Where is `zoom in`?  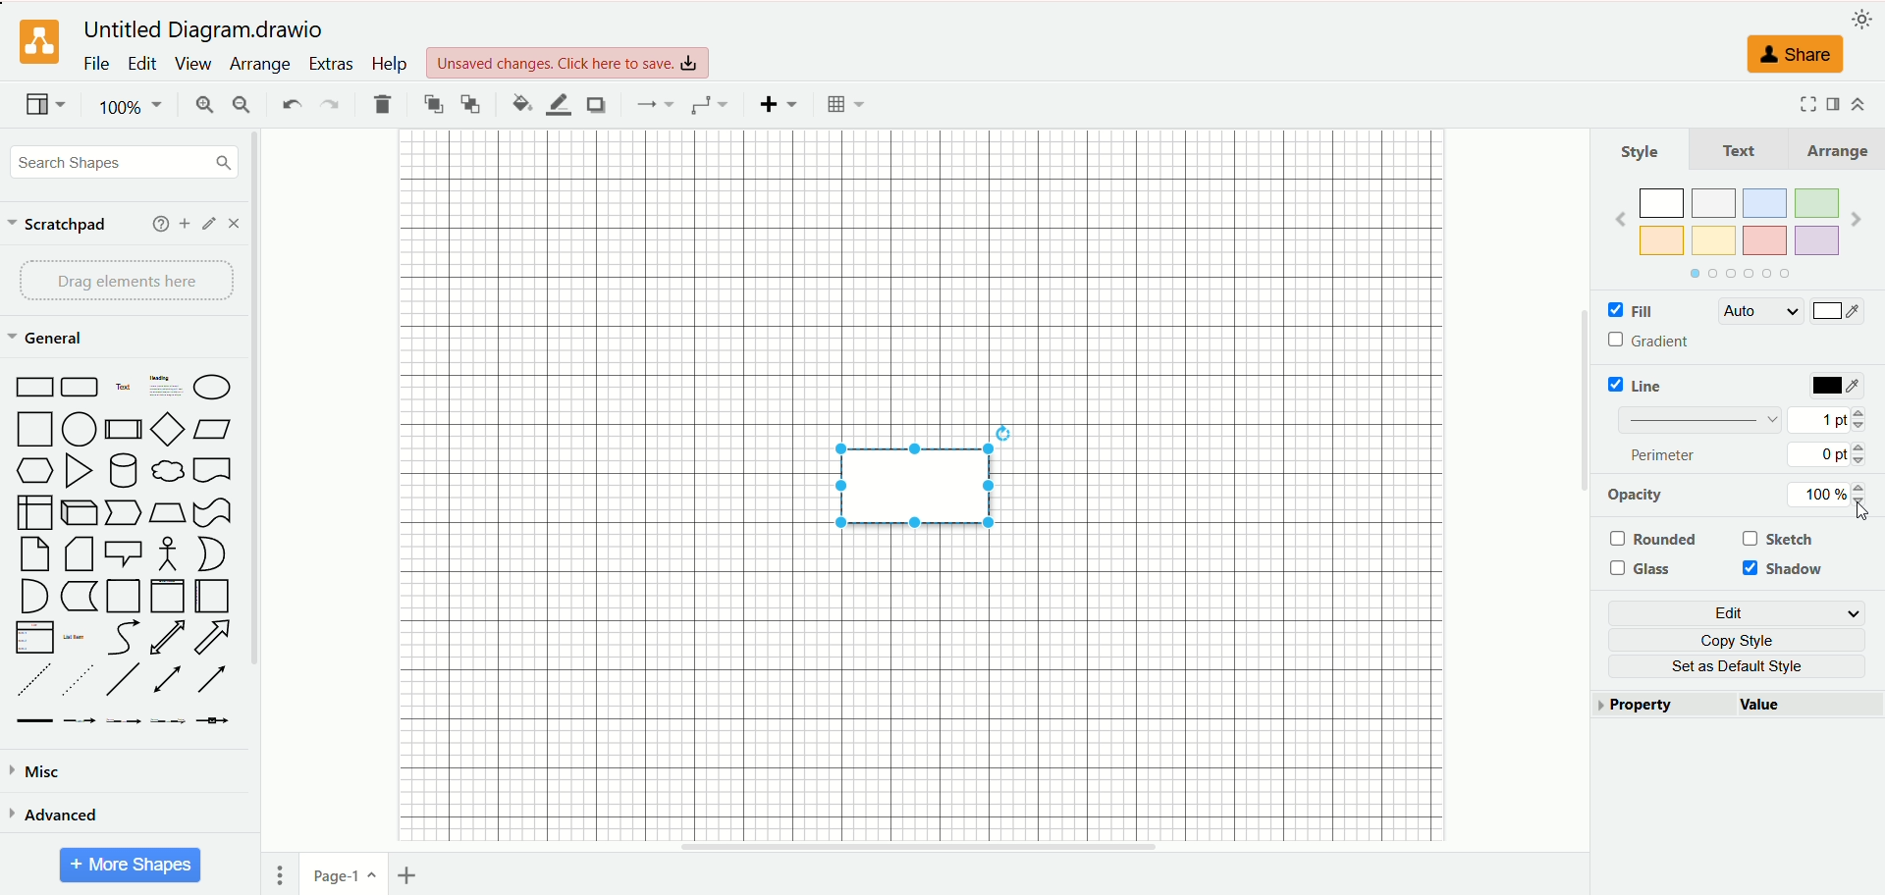
zoom in is located at coordinates (201, 107).